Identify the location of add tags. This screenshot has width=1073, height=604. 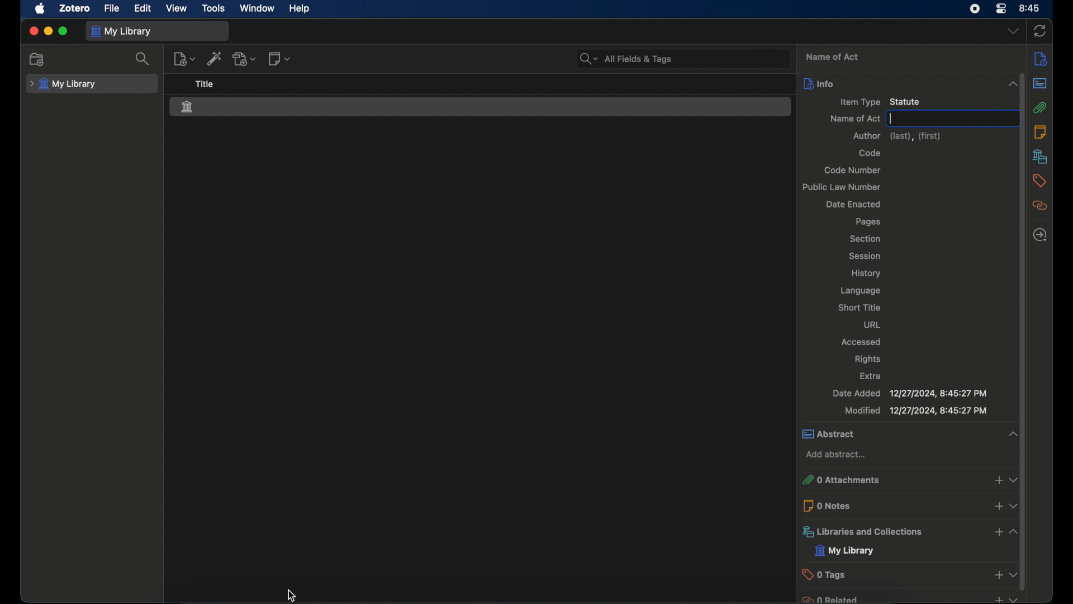
(998, 575).